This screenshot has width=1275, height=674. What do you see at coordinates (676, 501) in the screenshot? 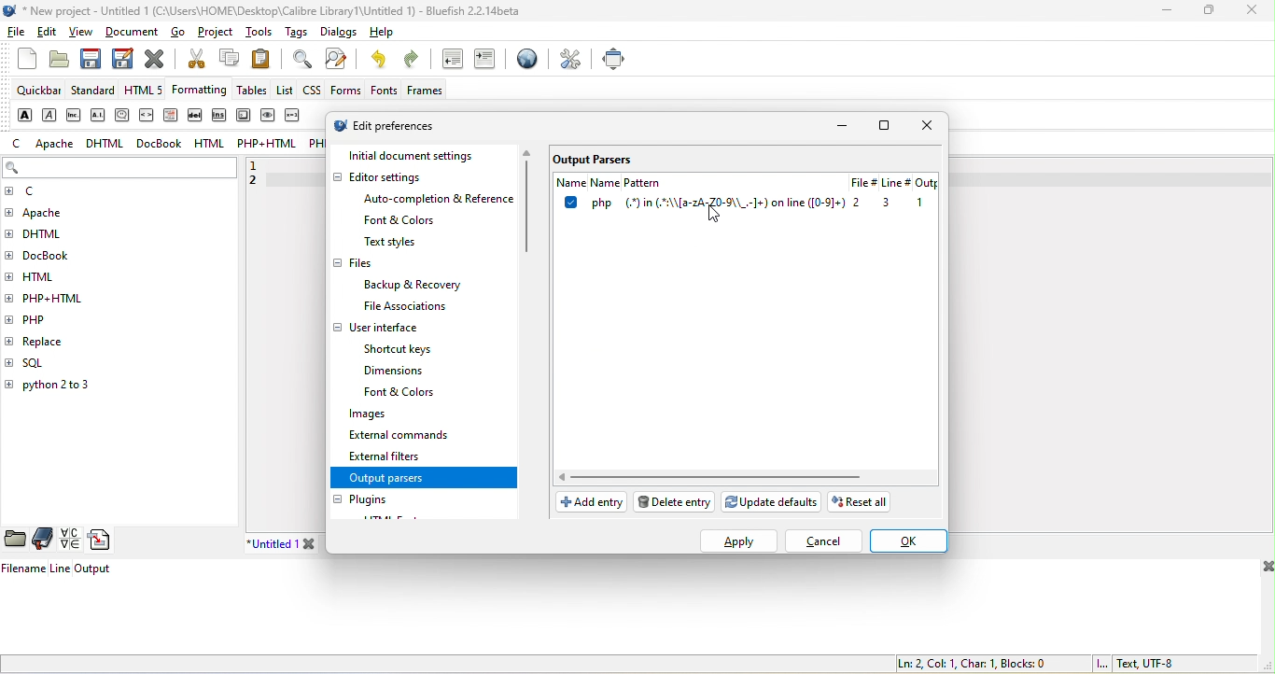
I see `delete entry` at bounding box center [676, 501].